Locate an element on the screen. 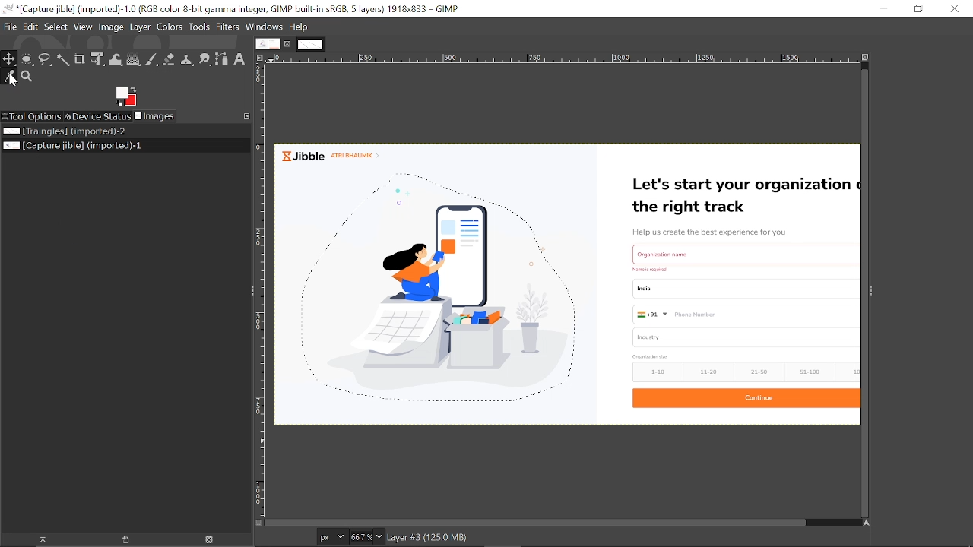 The width and height of the screenshot is (973, 547). Image file titled "Traingle" is located at coordinates (120, 131).